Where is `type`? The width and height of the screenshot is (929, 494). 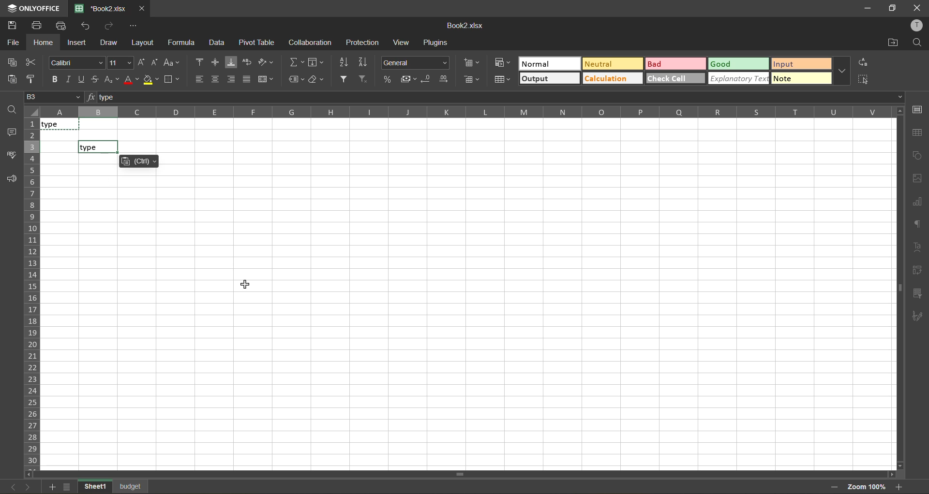
type is located at coordinates (99, 145).